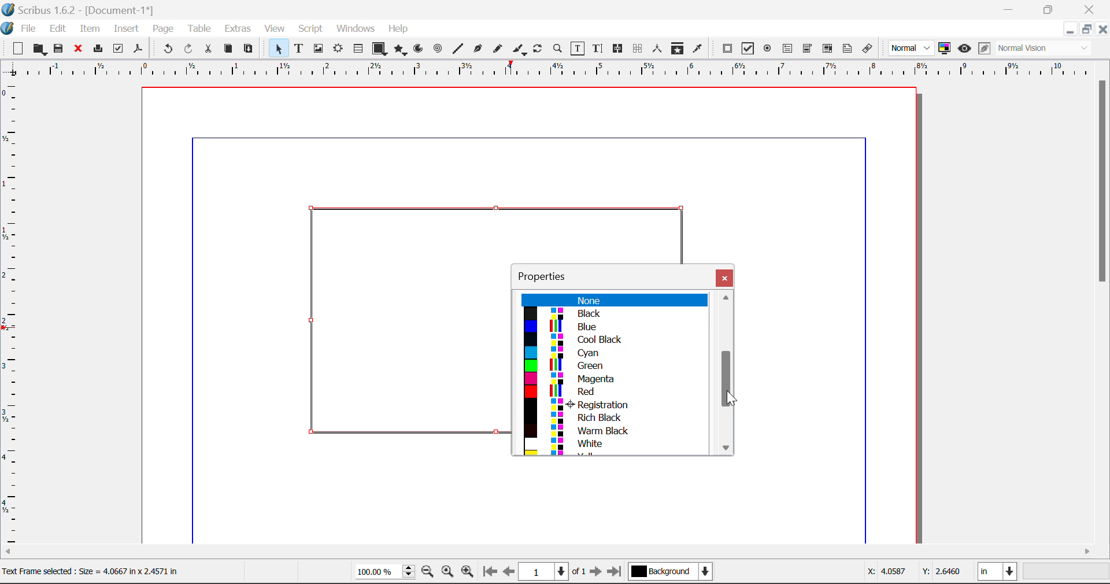  I want to click on Undo, so click(166, 49).